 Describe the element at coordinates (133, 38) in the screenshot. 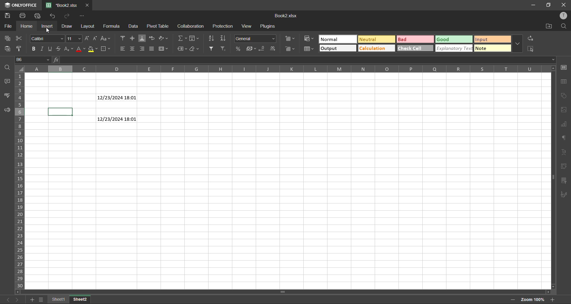

I see `align middle` at that location.